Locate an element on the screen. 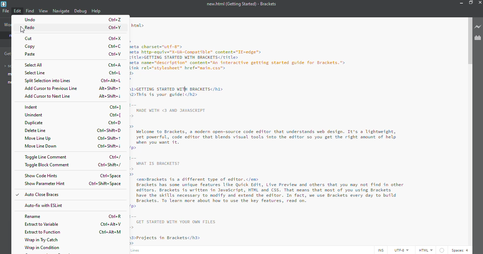 This screenshot has width=483, height=254. extract to variable is located at coordinates (43, 224).